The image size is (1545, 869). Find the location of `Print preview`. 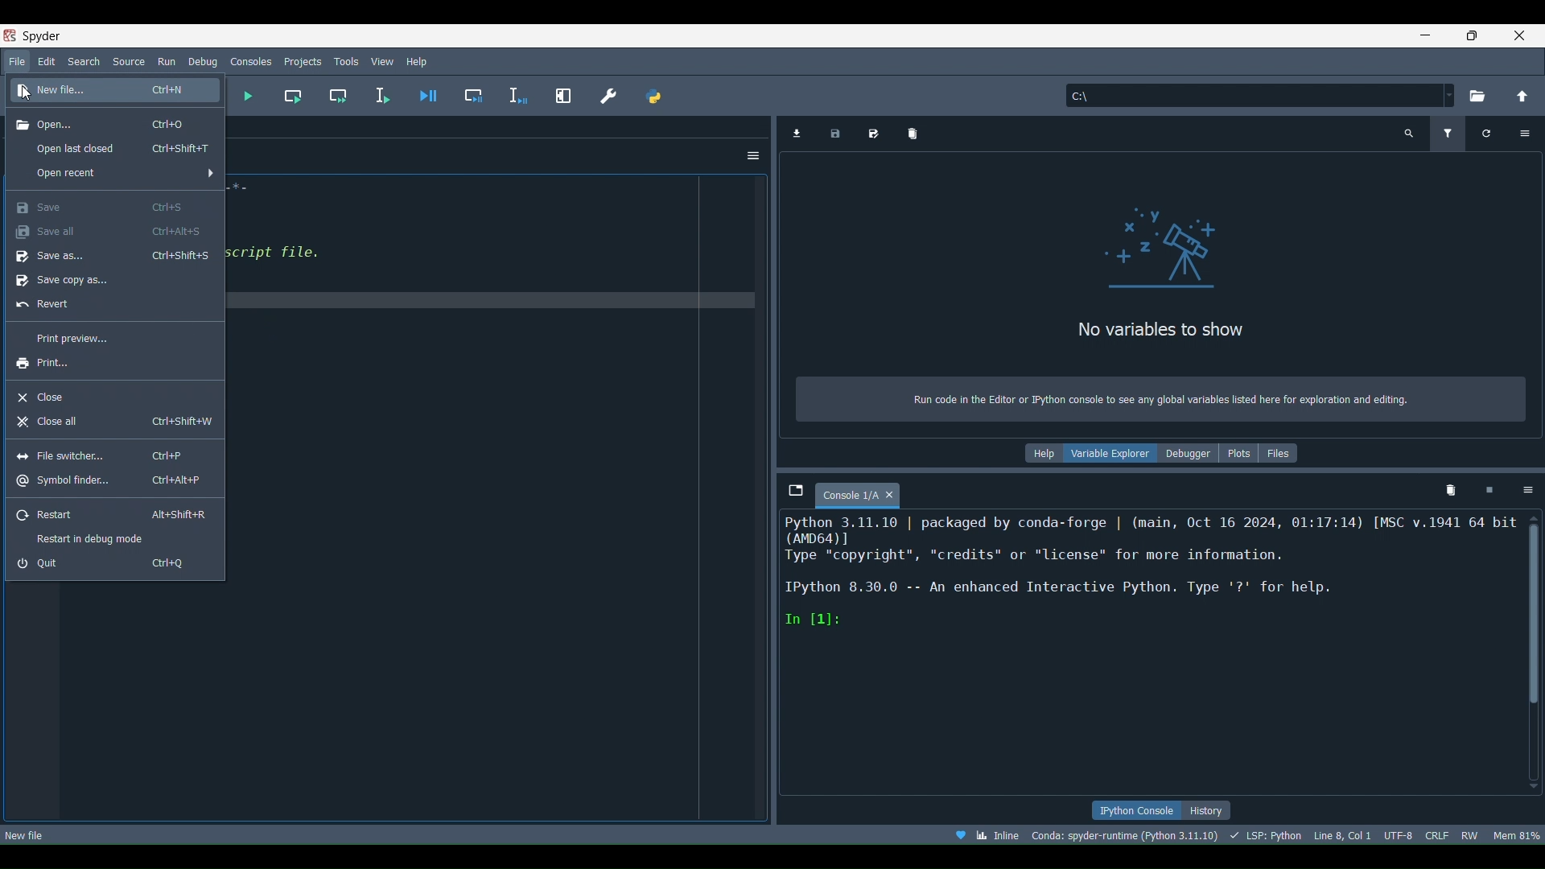

Print preview is located at coordinates (78, 336).